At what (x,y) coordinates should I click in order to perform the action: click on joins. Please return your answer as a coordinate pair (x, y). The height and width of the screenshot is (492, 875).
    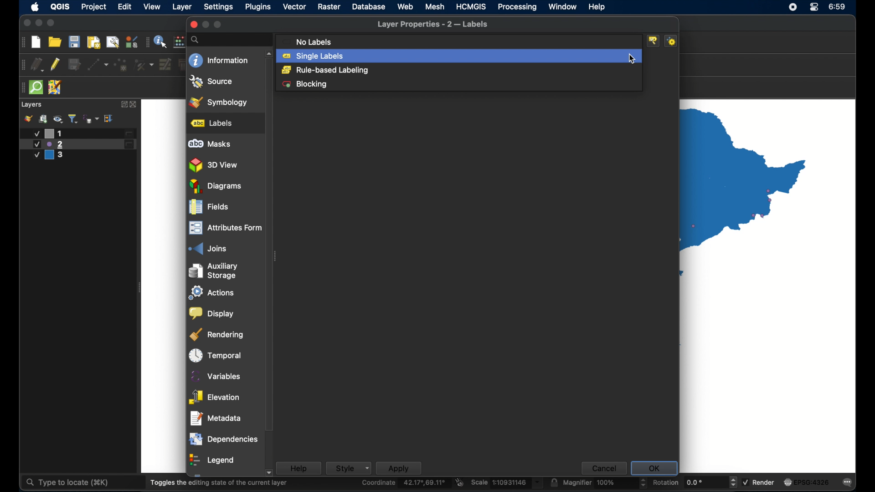
    Looking at the image, I should click on (206, 248).